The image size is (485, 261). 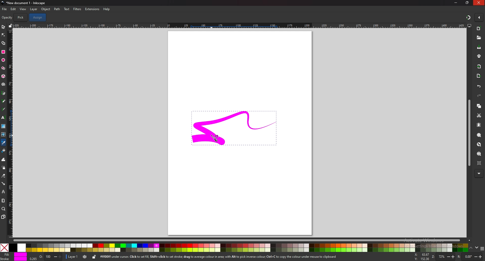 What do you see at coordinates (469, 26) in the screenshot?
I see `display views` at bounding box center [469, 26].